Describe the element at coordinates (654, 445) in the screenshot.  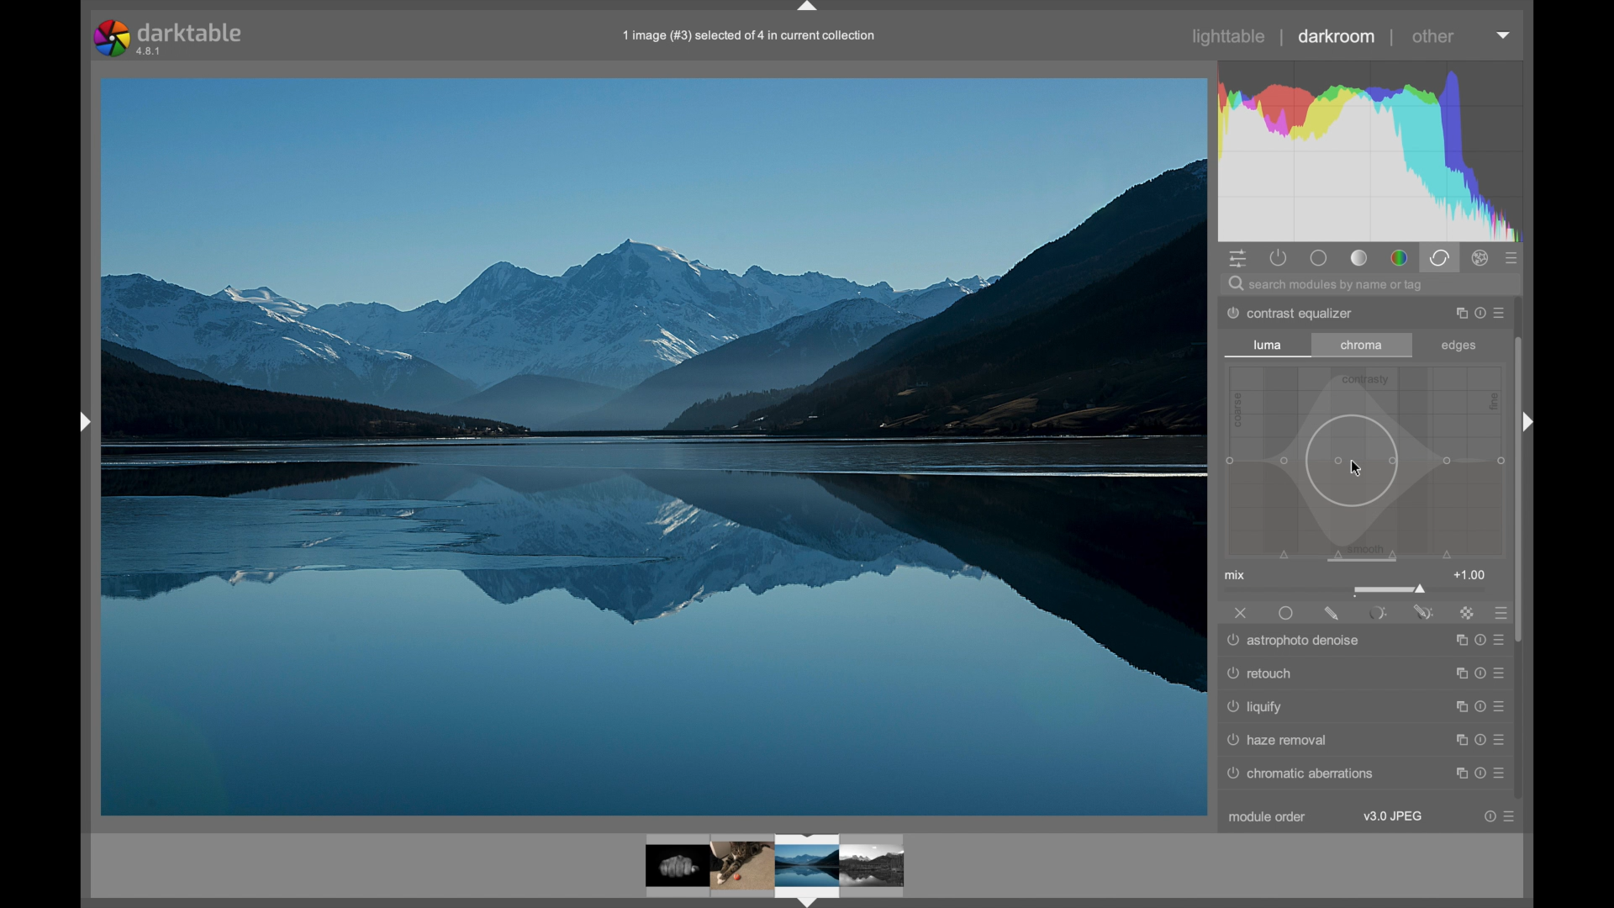
I see `photo` at that location.